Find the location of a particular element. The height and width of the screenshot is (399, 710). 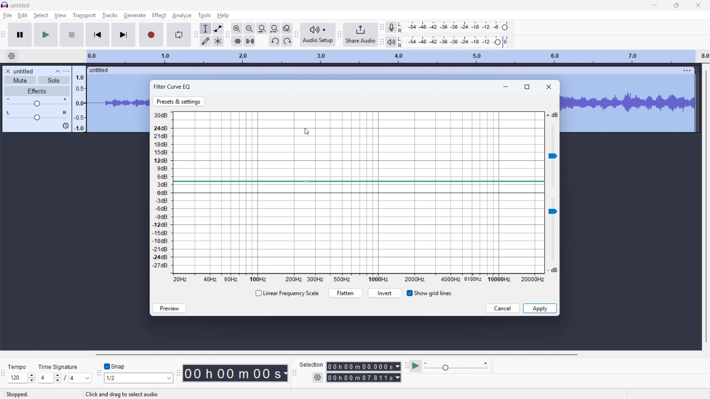

presets and settings is located at coordinates (178, 102).